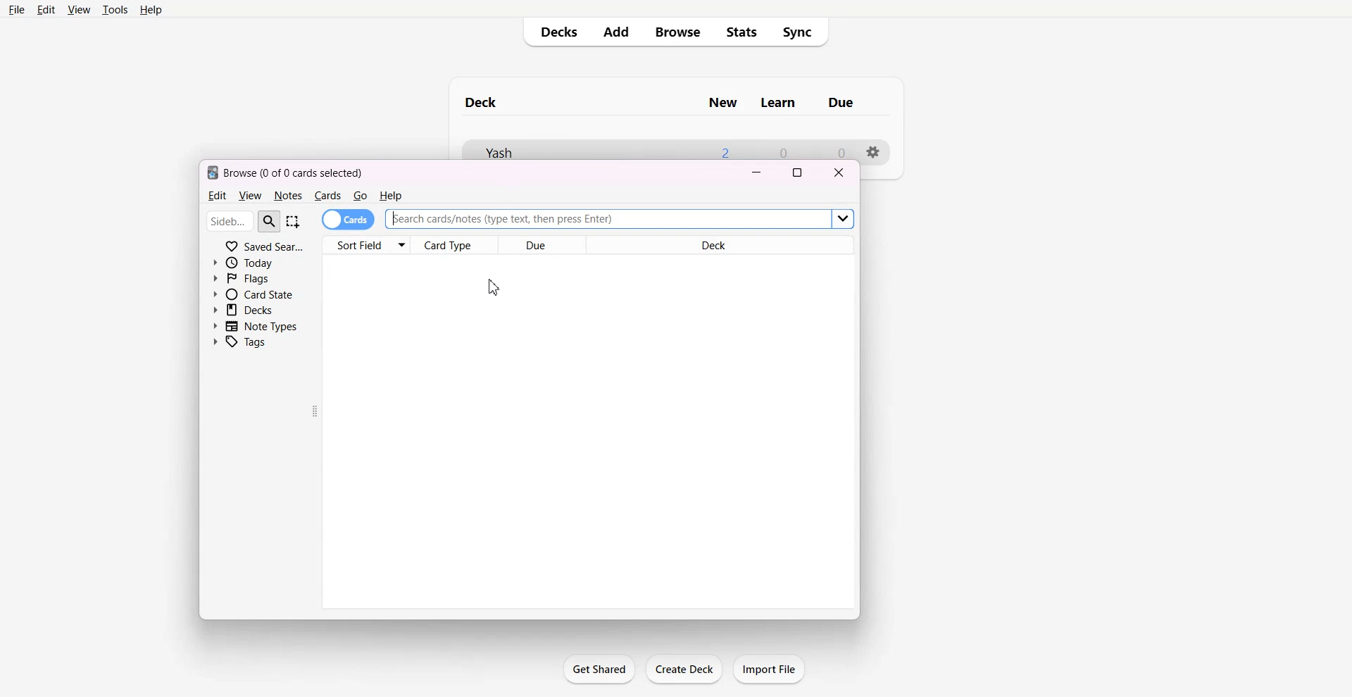  What do you see at coordinates (251, 263) in the screenshot?
I see `Today` at bounding box center [251, 263].